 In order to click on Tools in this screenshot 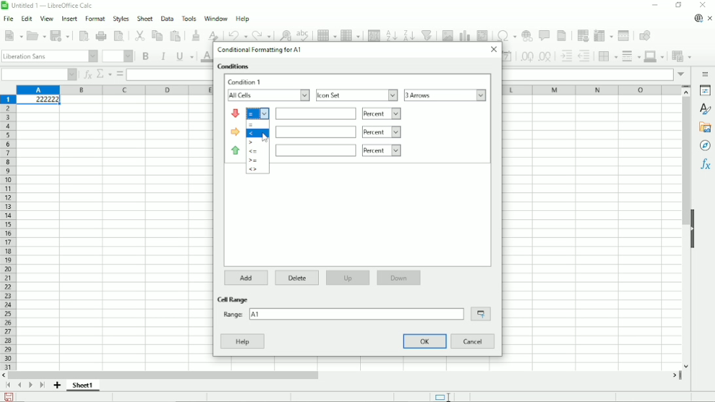, I will do `click(188, 18)`.